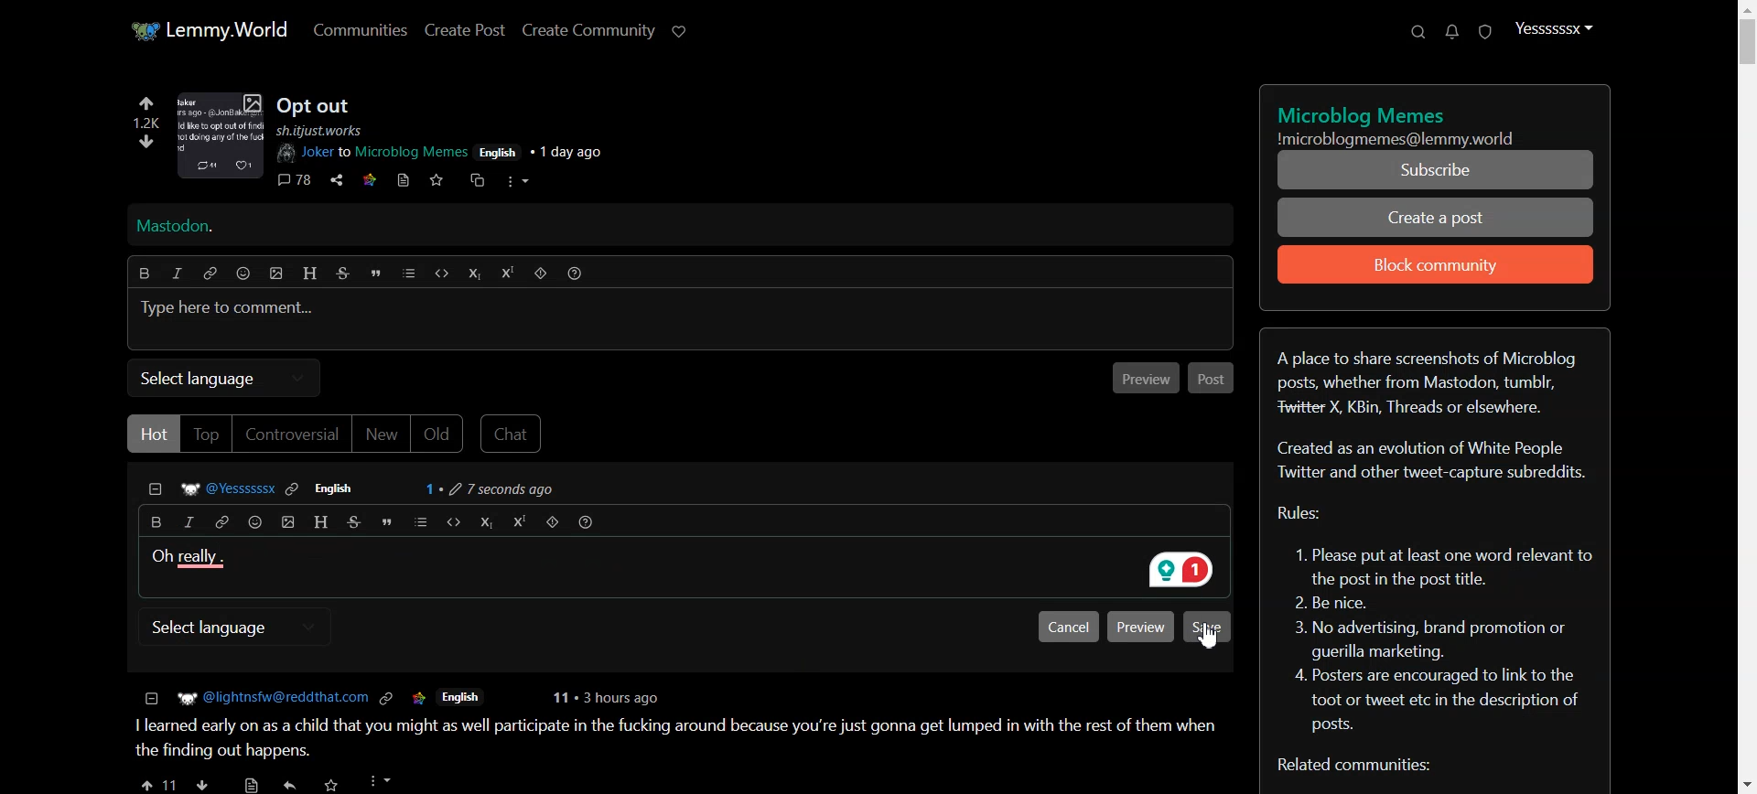 This screenshot has height=794, width=1757. What do you see at coordinates (333, 782) in the screenshot?
I see `` at bounding box center [333, 782].